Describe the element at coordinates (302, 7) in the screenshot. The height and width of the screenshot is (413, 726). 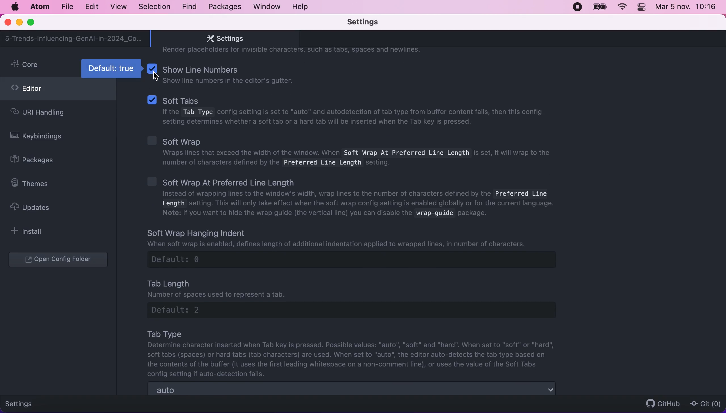
I see `help` at that location.